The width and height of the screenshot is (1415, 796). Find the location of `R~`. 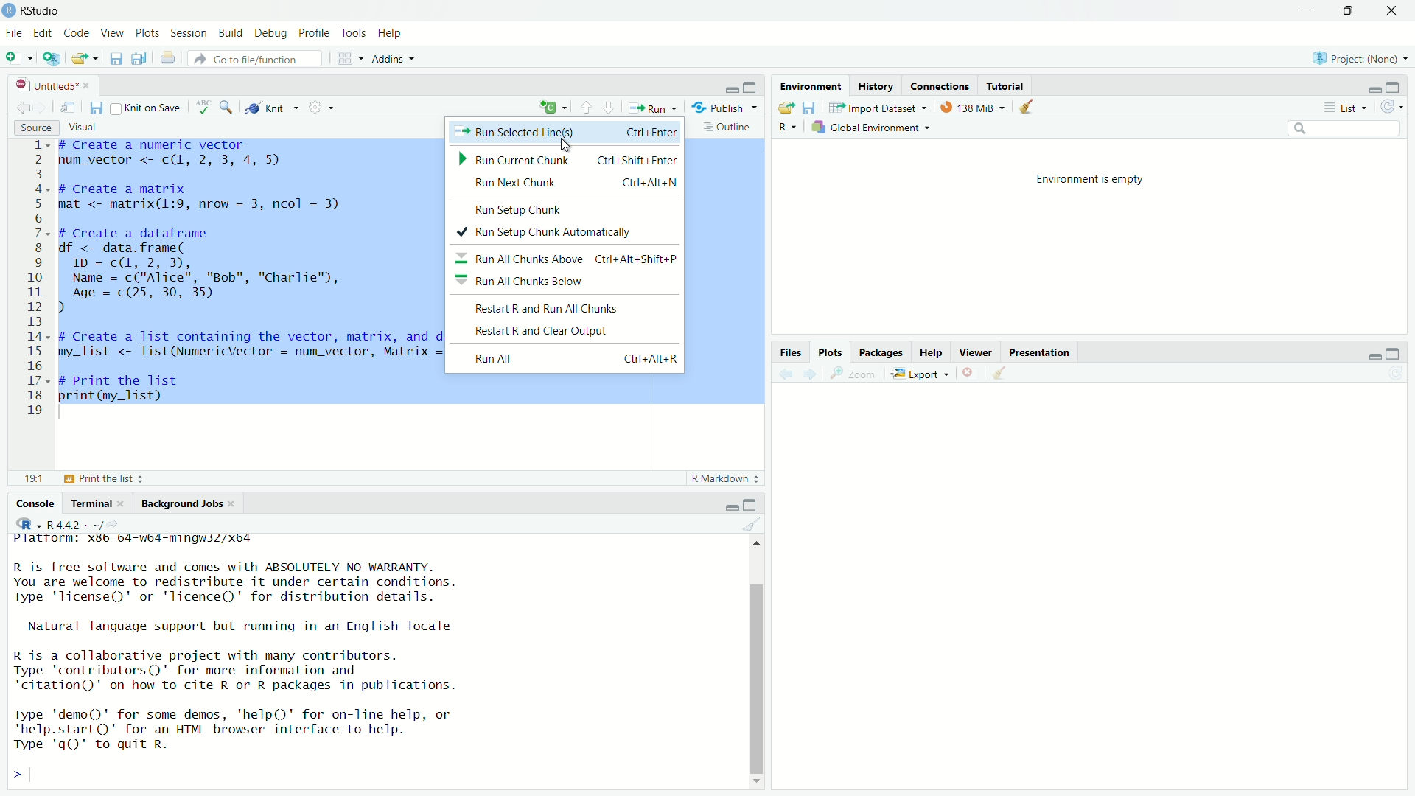

R~ is located at coordinates (789, 125).